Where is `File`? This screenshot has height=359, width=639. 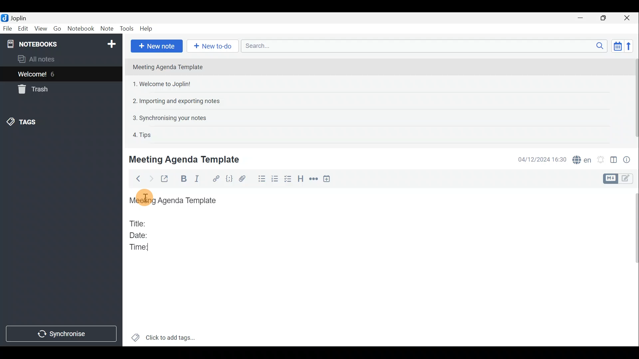 File is located at coordinates (8, 28).